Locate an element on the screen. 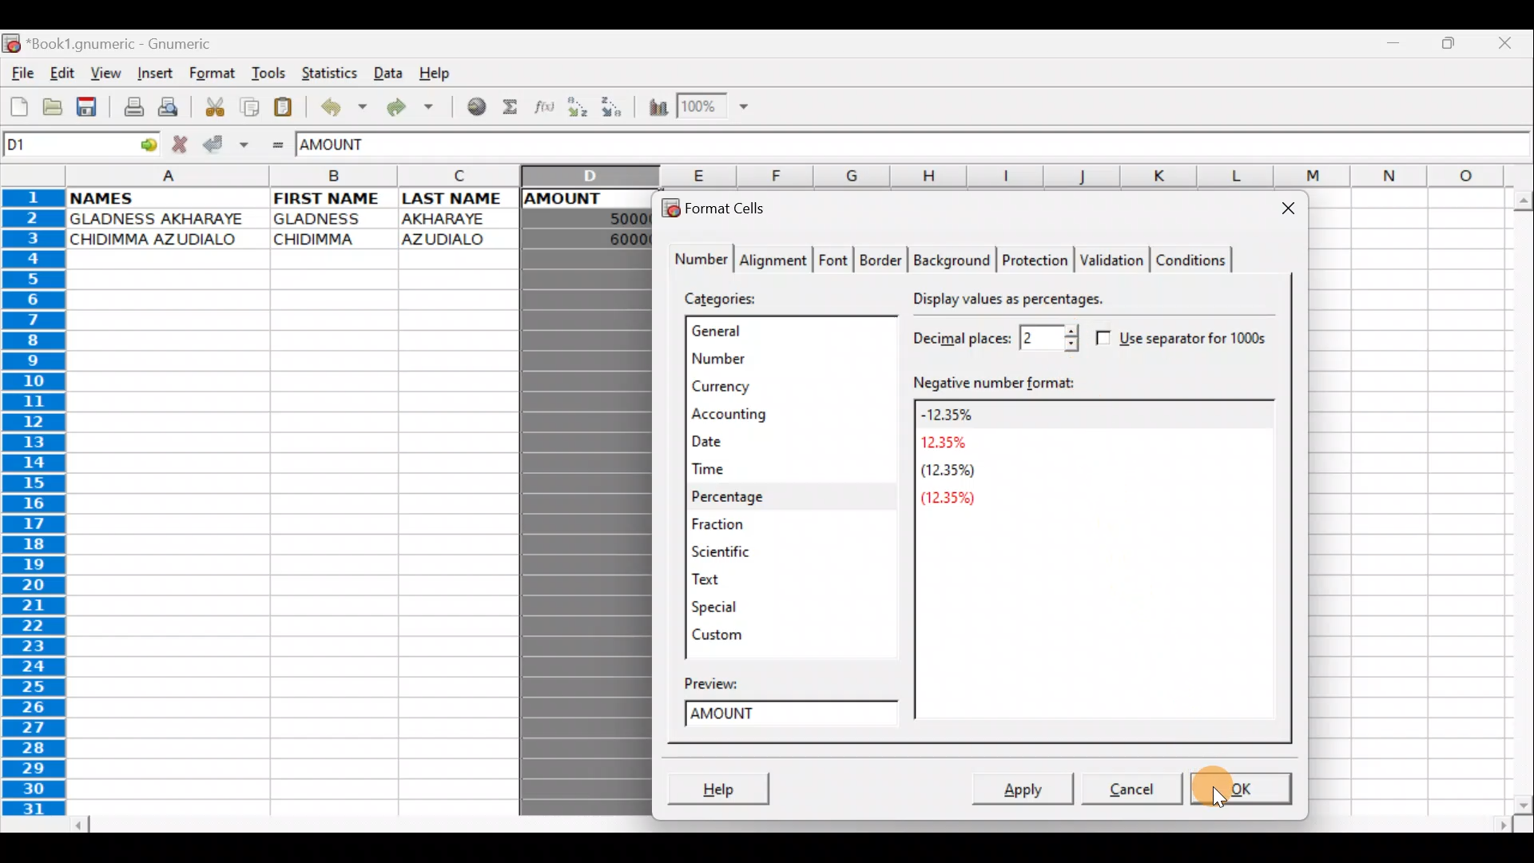 The width and height of the screenshot is (1534, 863). Custom is located at coordinates (723, 631).